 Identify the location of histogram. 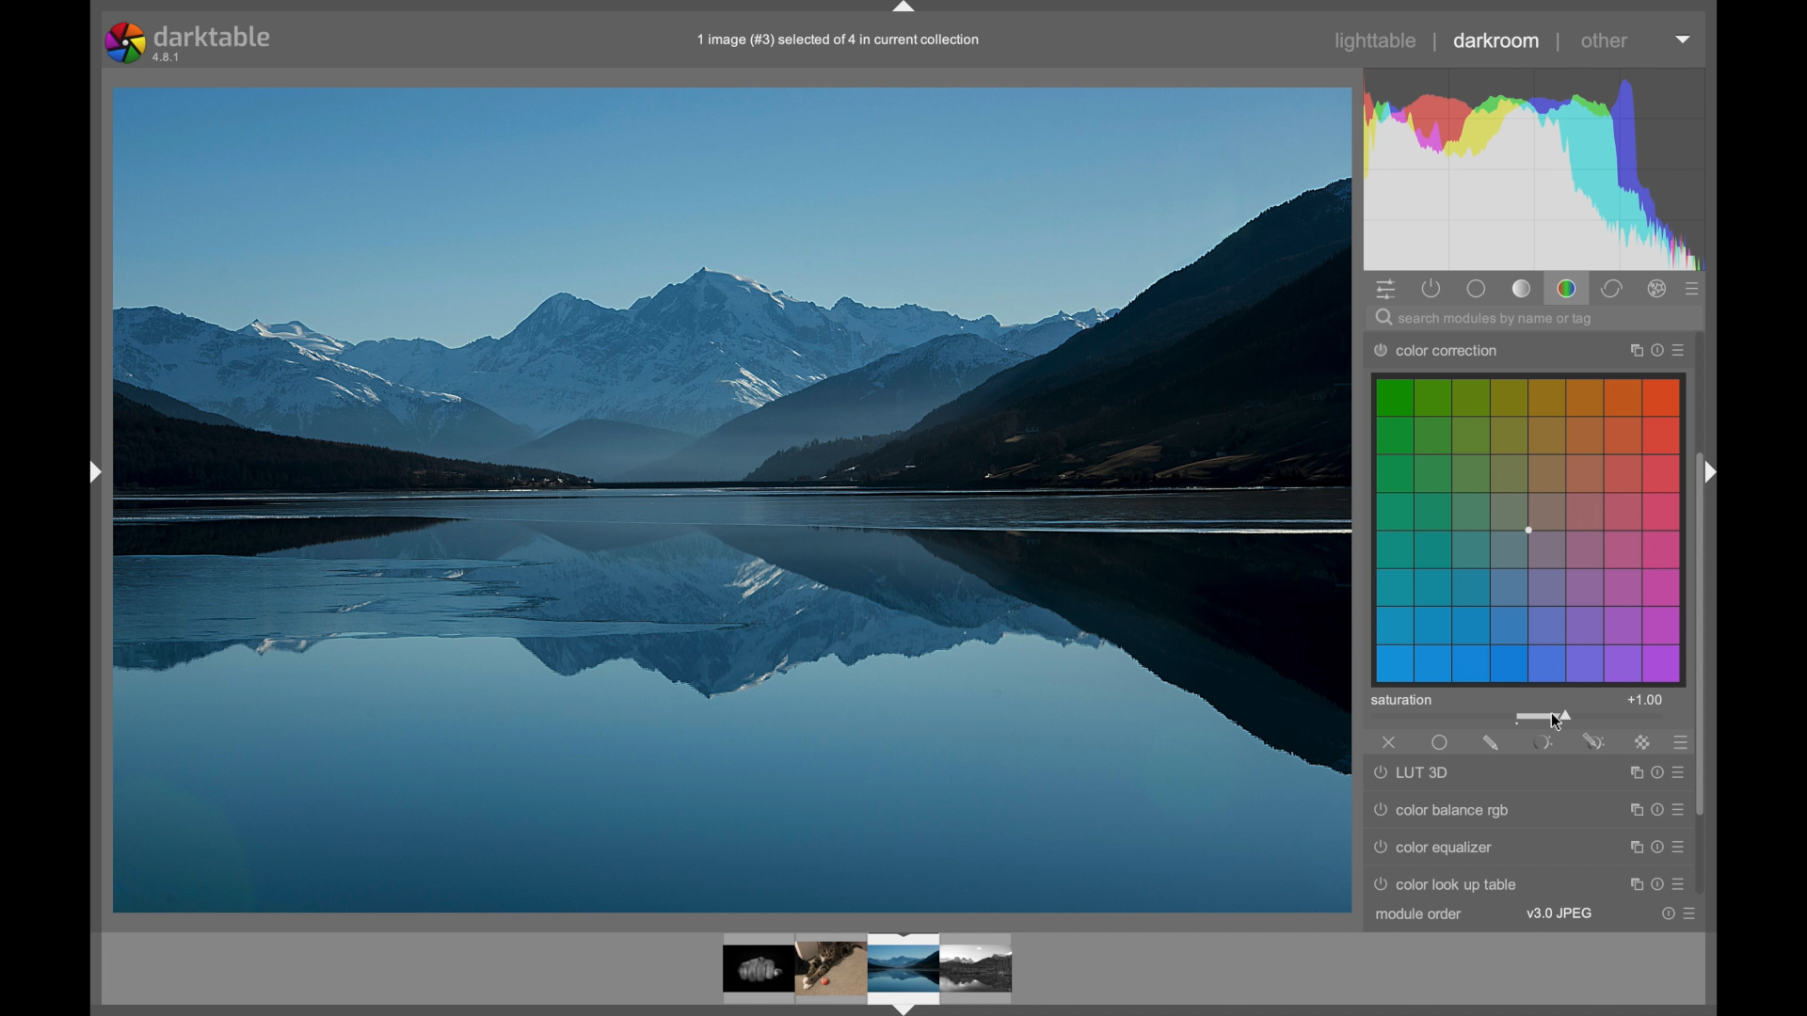
(1531, 168).